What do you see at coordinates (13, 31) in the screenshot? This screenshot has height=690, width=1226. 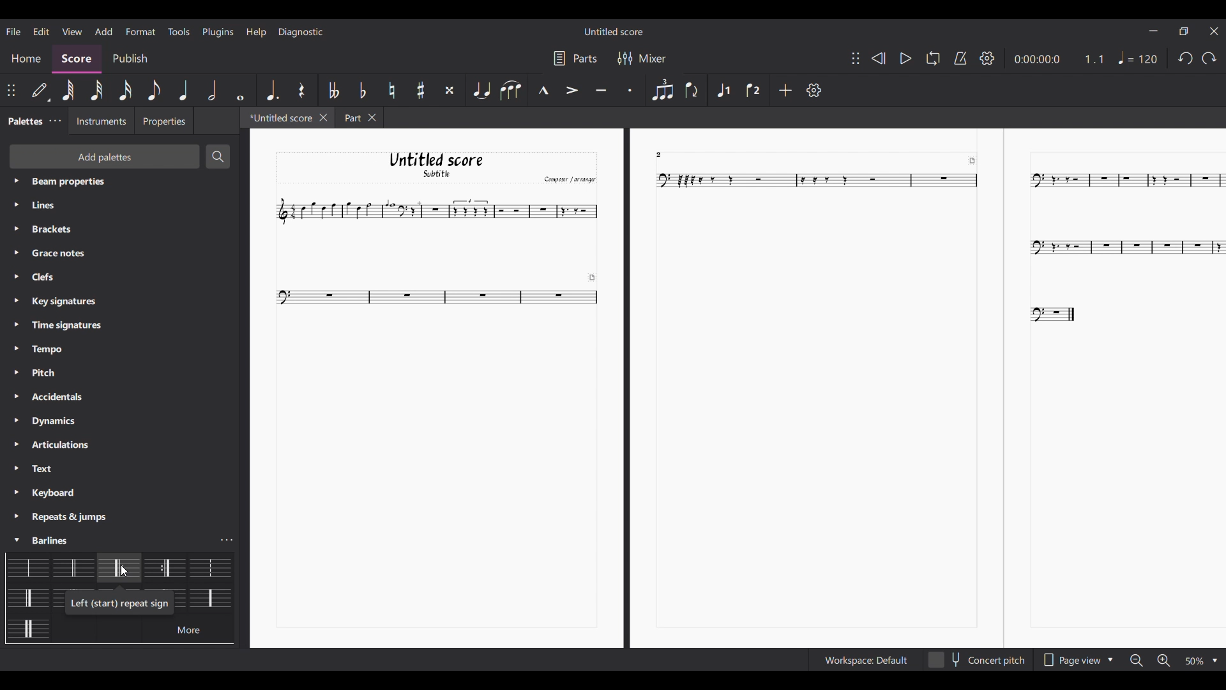 I see `File menu ` at bounding box center [13, 31].